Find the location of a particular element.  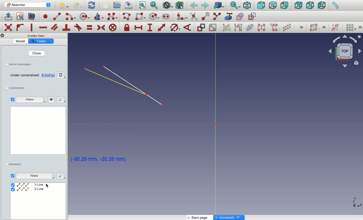

Right is located at coordinates (285, 6).